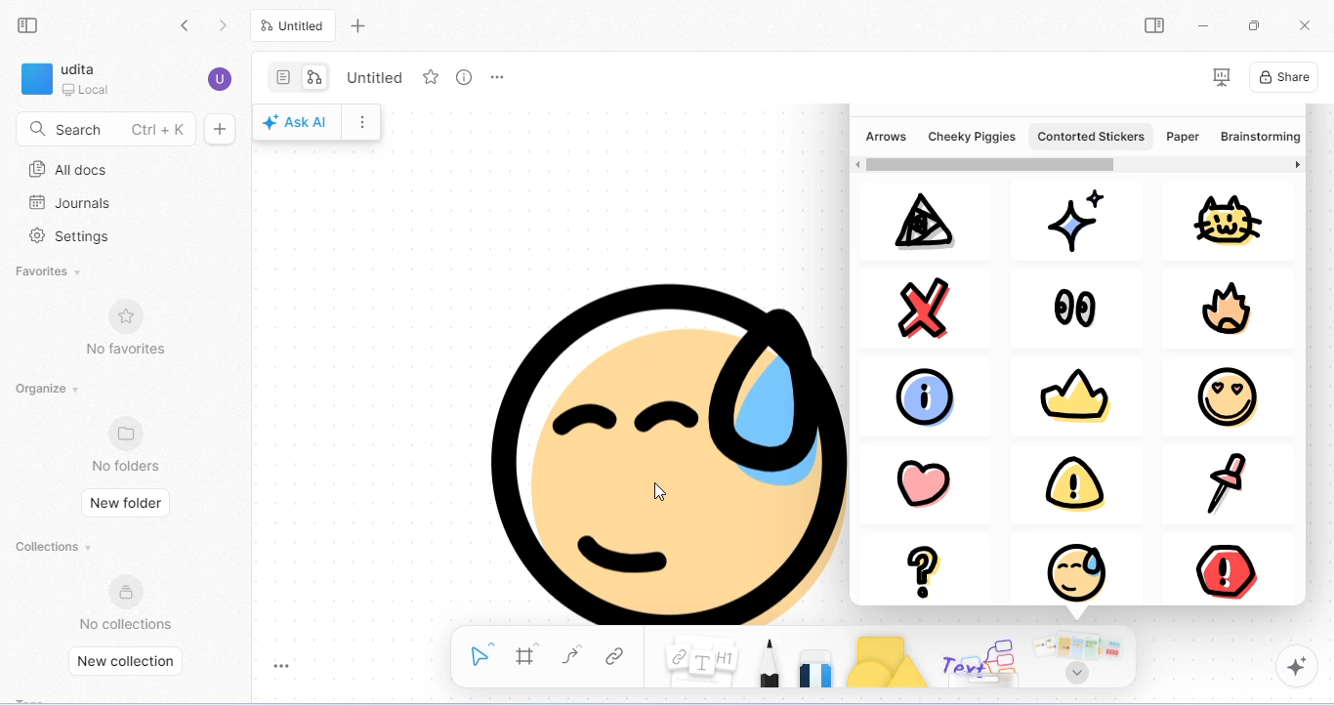  What do you see at coordinates (1284, 76) in the screenshot?
I see `share` at bounding box center [1284, 76].